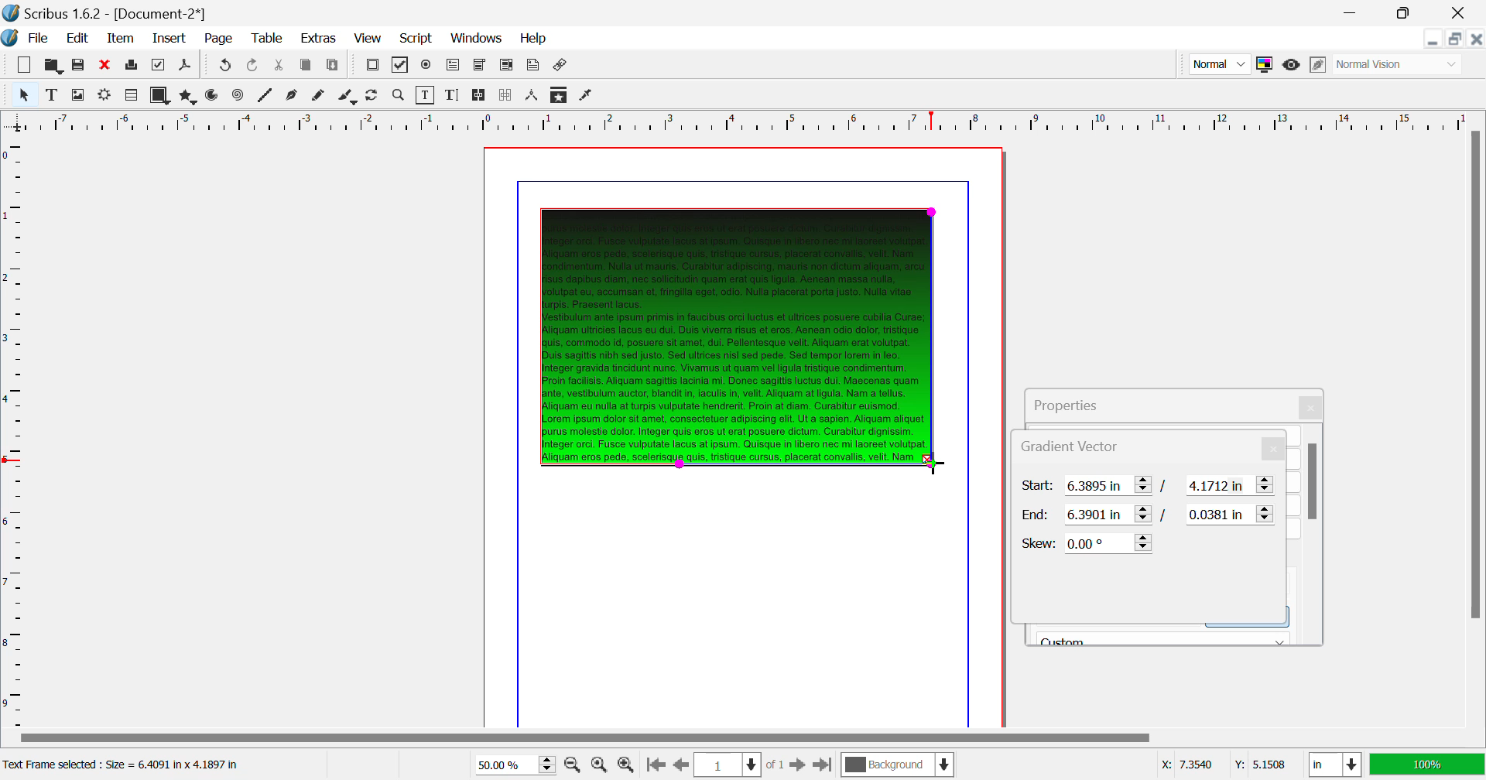 The height and width of the screenshot is (780, 1486). Describe the element at coordinates (1336, 766) in the screenshot. I see `Measurement Units` at that location.